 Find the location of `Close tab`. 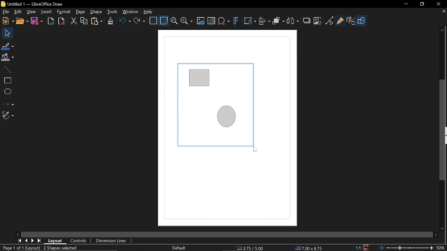

Close tab is located at coordinates (444, 11).